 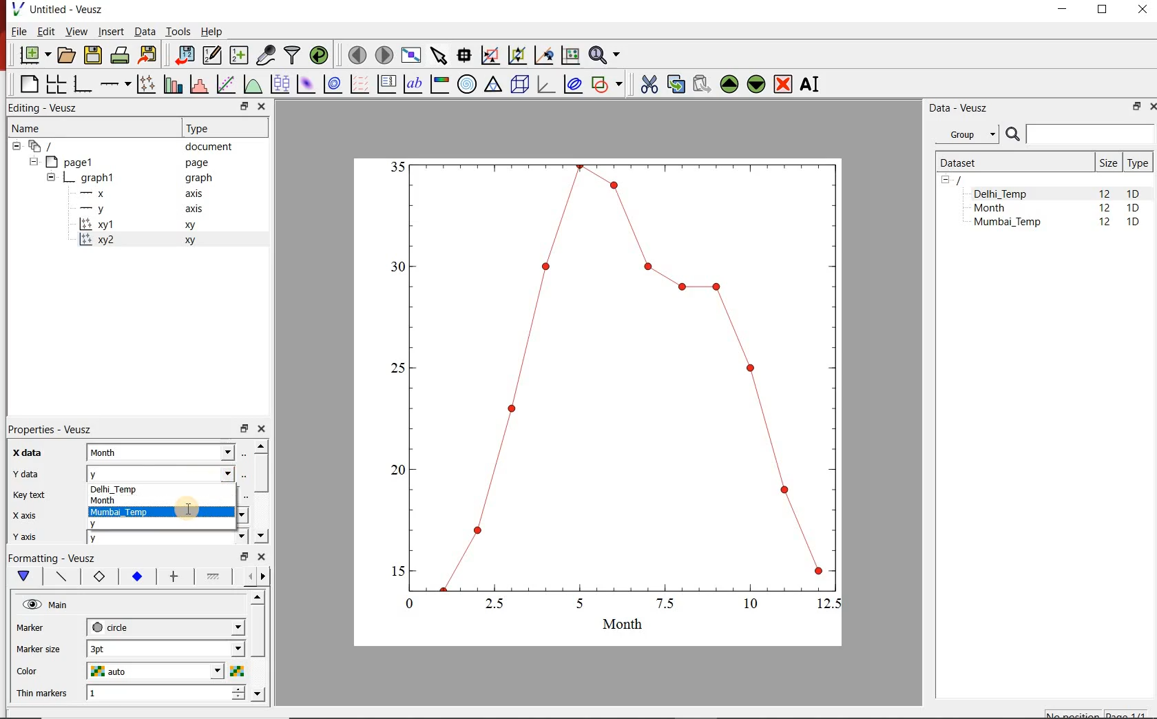 I want to click on Tools, so click(x=179, y=32).